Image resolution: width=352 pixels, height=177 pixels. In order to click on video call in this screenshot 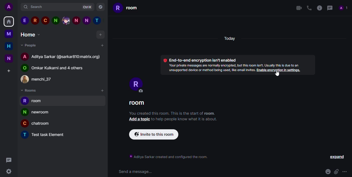, I will do `click(297, 8)`.